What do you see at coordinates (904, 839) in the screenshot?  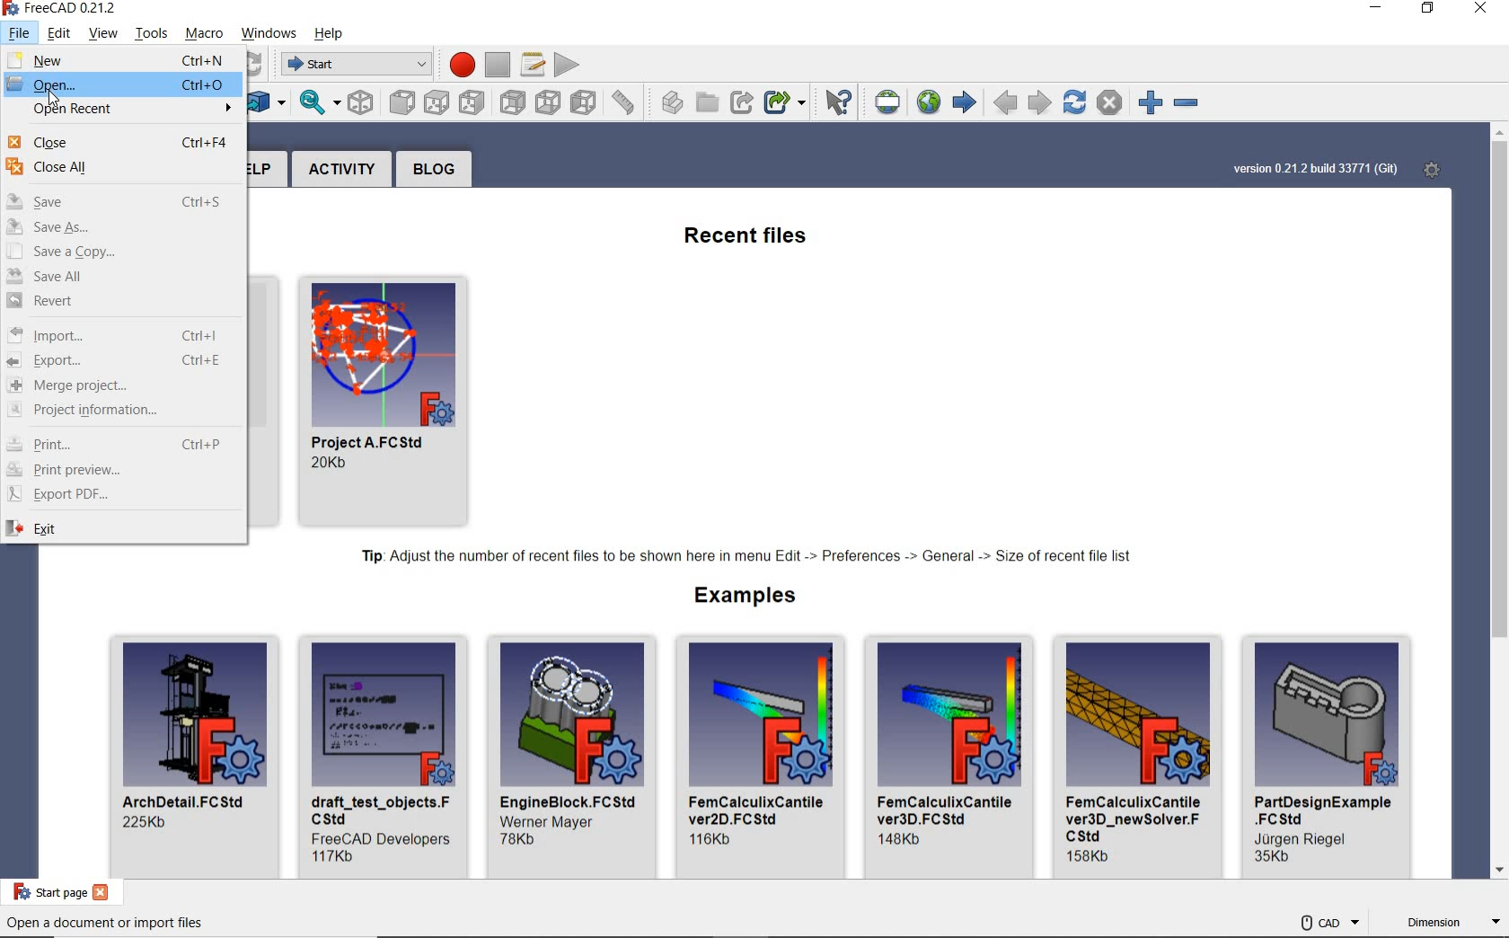 I see `size` at bounding box center [904, 839].